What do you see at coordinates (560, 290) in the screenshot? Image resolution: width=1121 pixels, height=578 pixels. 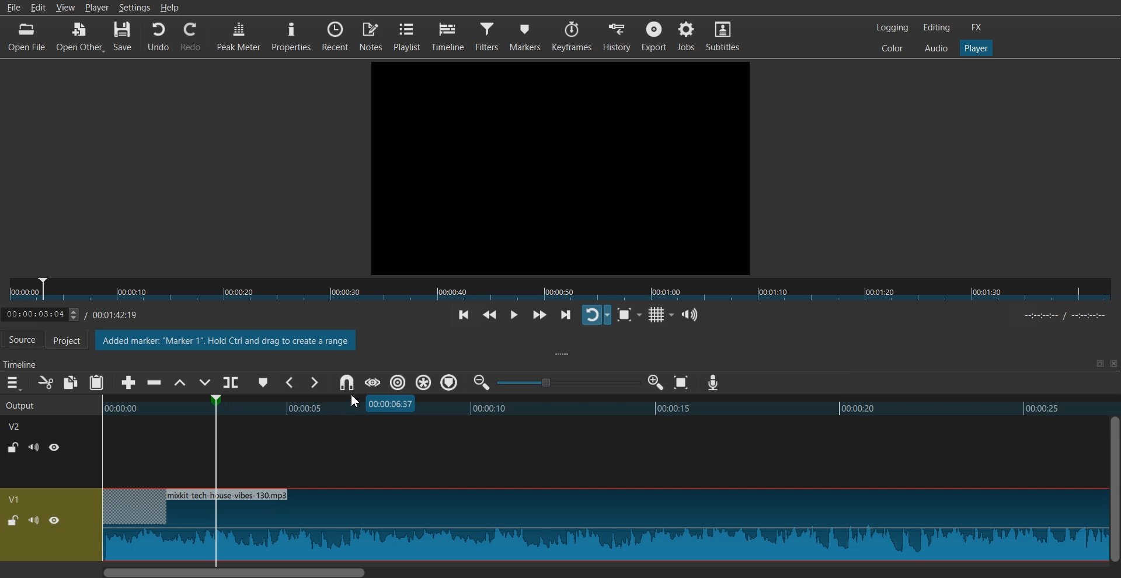 I see `Slider` at bounding box center [560, 290].